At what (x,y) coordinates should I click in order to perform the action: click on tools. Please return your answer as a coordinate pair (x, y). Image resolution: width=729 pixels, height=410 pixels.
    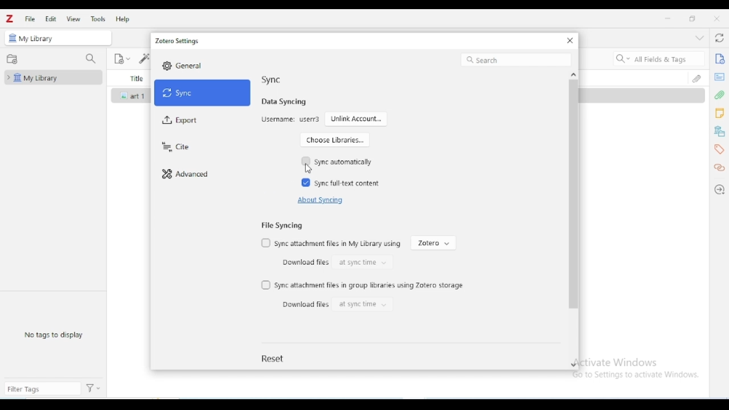
    Looking at the image, I should click on (97, 19).